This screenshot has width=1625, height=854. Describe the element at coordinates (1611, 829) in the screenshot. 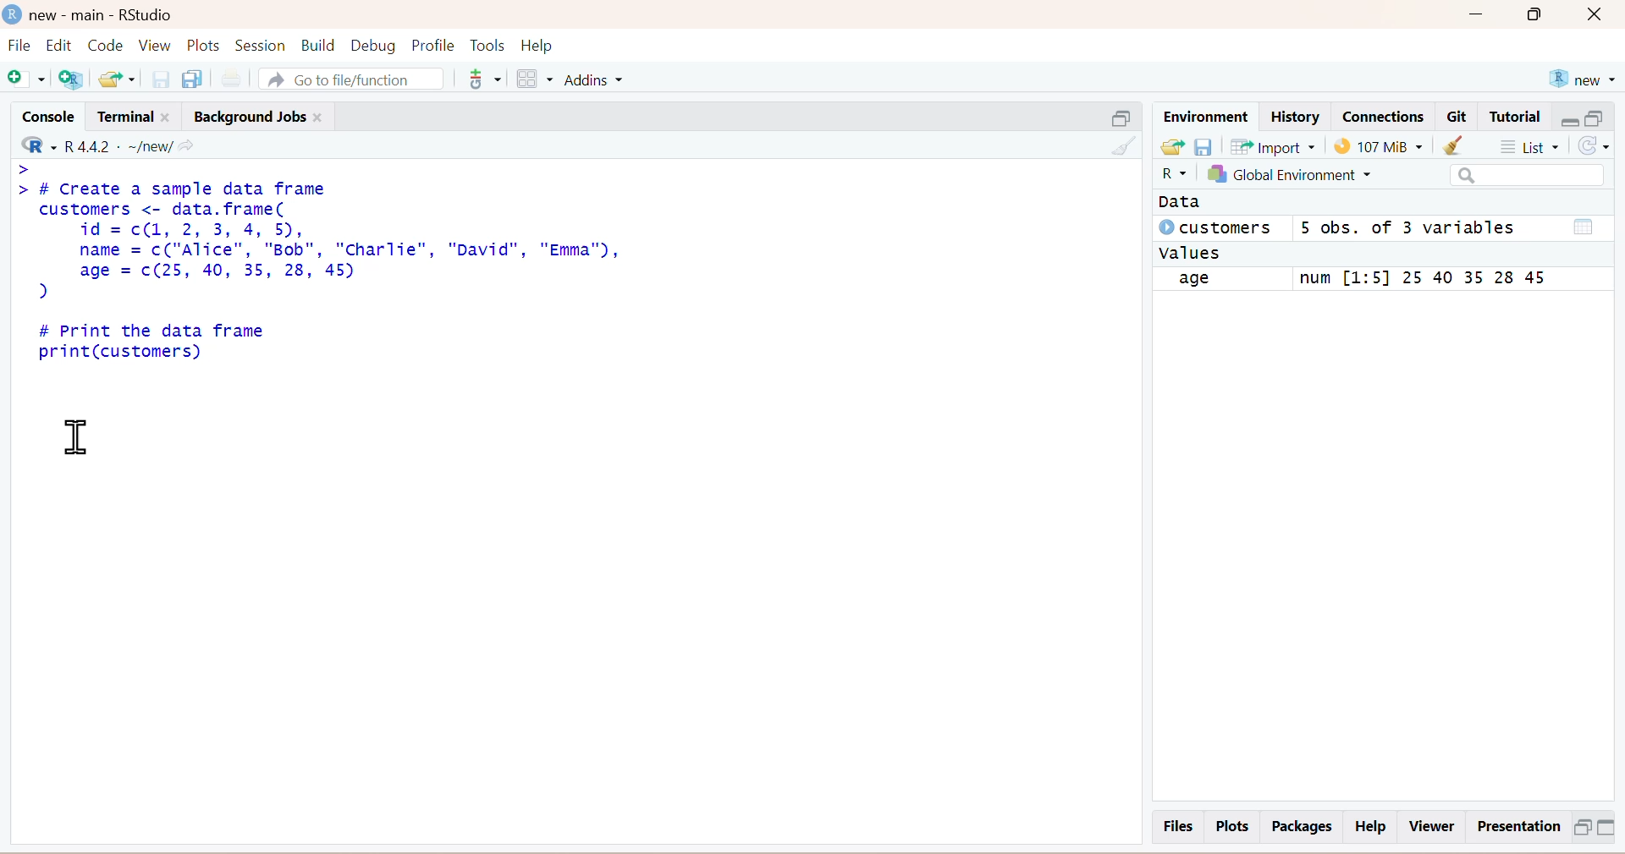

I see `Minimize` at that location.